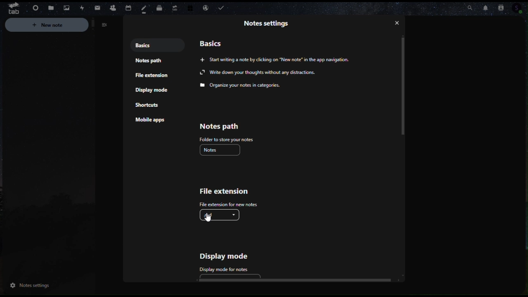 This screenshot has height=297, width=528. Describe the element at coordinates (267, 22) in the screenshot. I see `Note setting` at that location.